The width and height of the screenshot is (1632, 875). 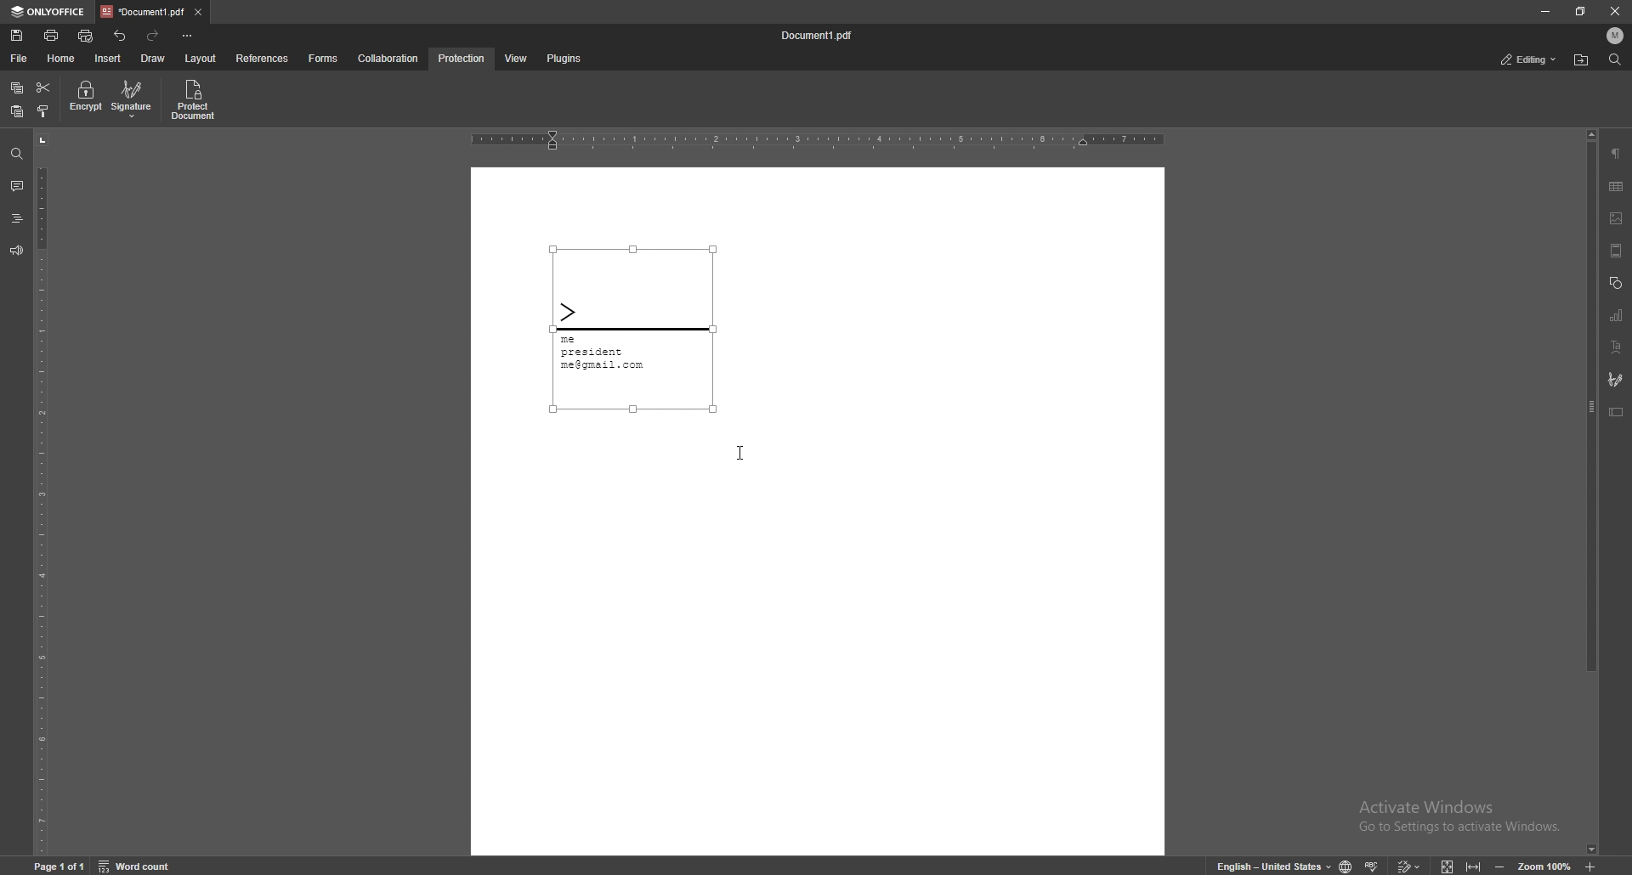 What do you see at coordinates (42, 494) in the screenshot?
I see `vertical scale` at bounding box center [42, 494].